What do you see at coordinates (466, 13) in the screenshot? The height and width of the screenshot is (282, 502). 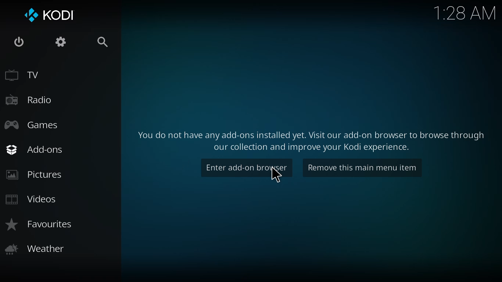 I see `time` at bounding box center [466, 13].